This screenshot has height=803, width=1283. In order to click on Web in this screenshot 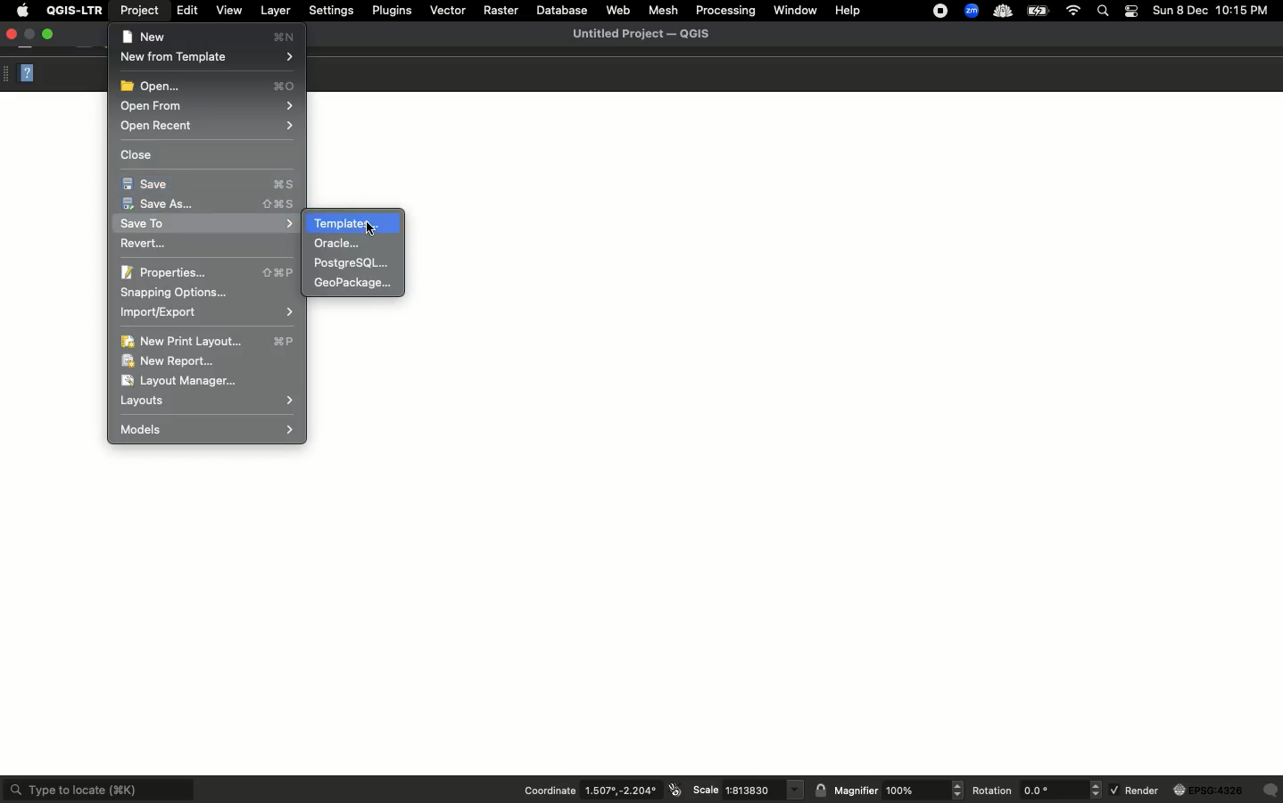, I will do `click(619, 9)`.